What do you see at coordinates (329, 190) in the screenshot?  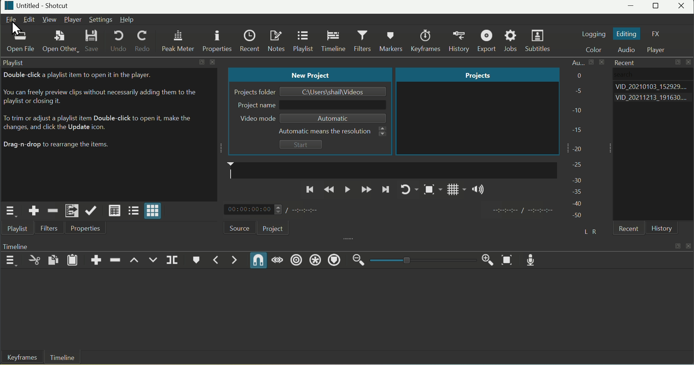 I see `Backward` at bounding box center [329, 190].